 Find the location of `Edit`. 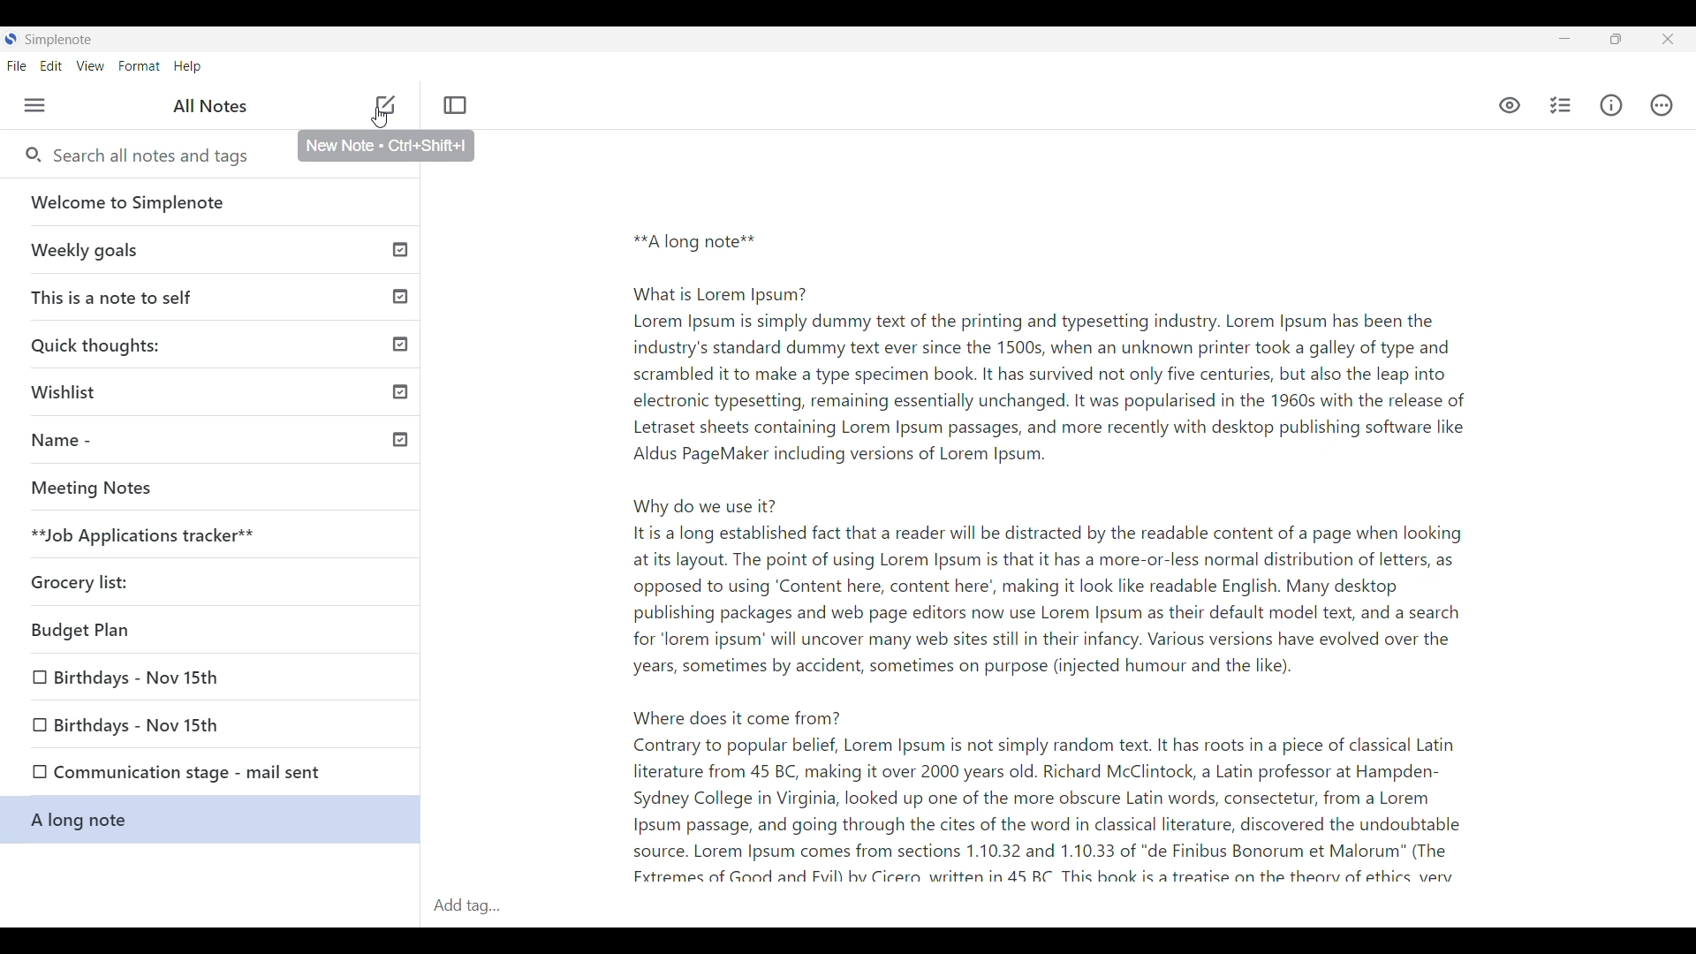

Edit is located at coordinates (51, 66).